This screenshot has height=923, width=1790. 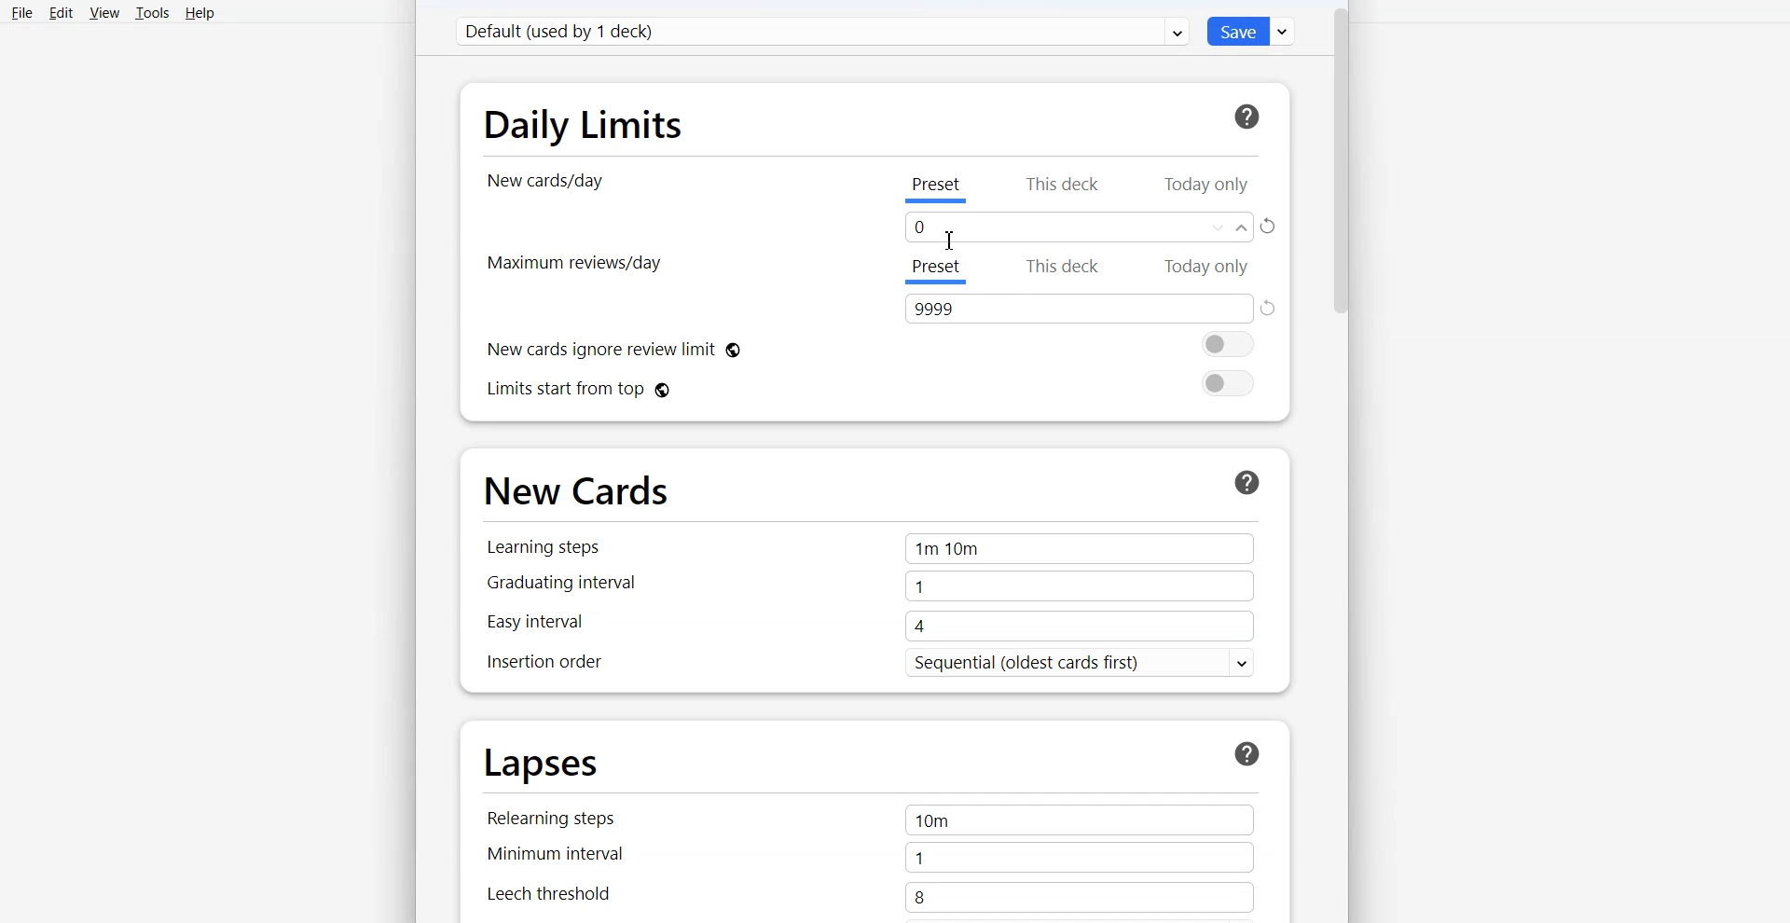 What do you see at coordinates (198, 13) in the screenshot?
I see `Help` at bounding box center [198, 13].